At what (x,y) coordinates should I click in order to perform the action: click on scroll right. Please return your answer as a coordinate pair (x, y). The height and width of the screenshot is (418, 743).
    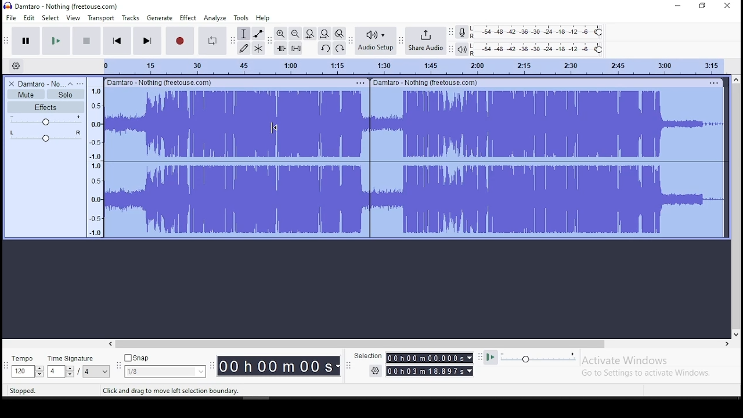
    Looking at the image, I should click on (726, 344).